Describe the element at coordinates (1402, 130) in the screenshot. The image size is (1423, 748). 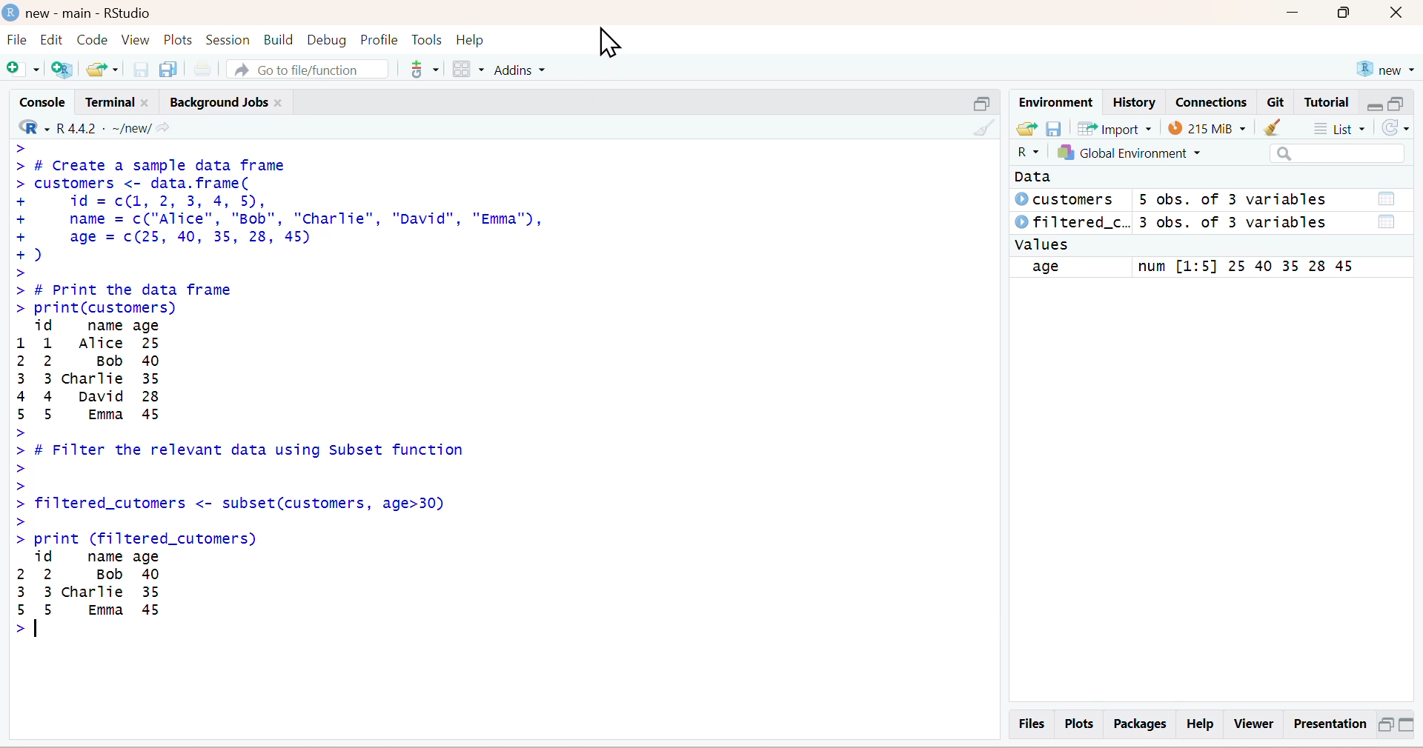
I see `refresh` at that location.